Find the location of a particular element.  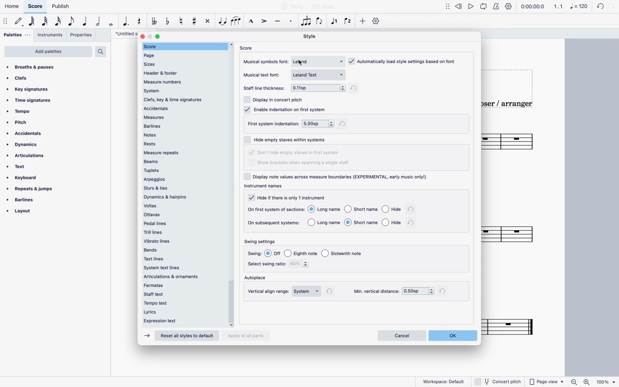

ottavas is located at coordinates (183, 215).